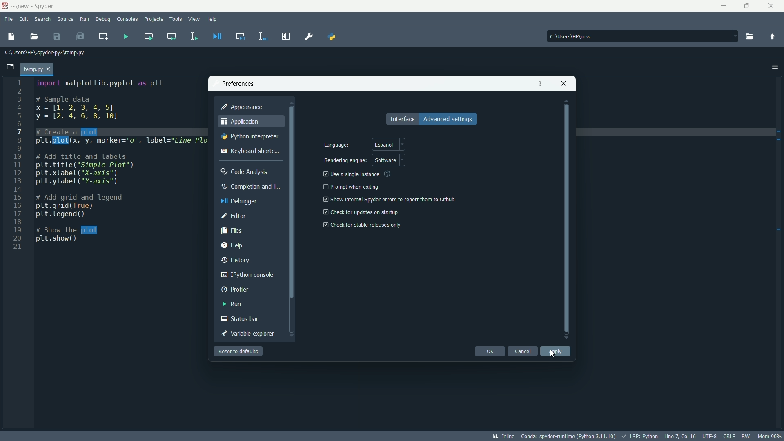 The width and height of the screenshot is (784, 441). I want to click on app icon, so click(6, 7).